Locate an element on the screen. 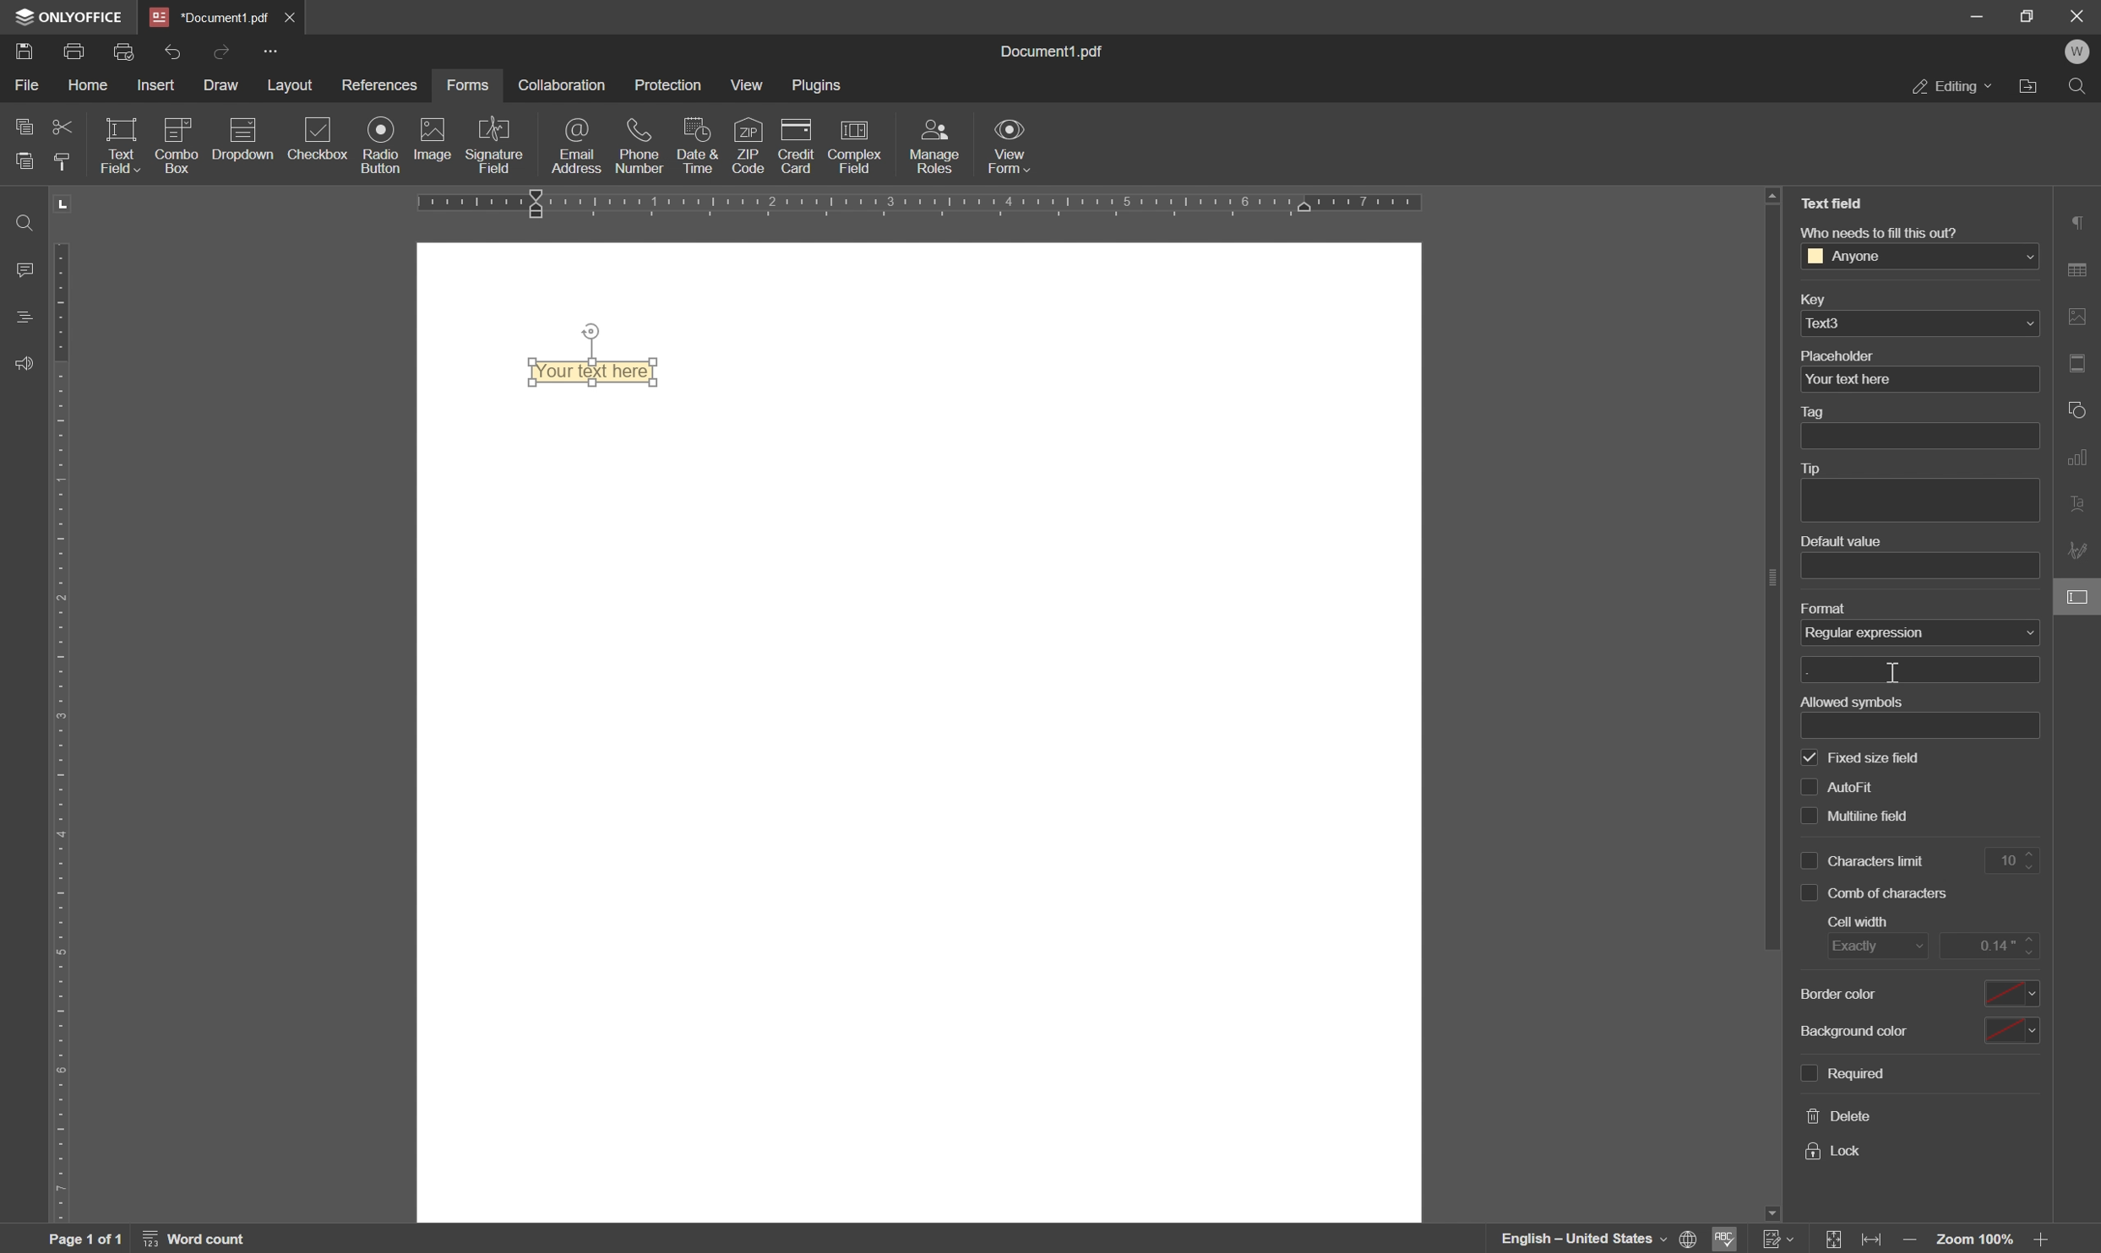 The height and width of the screenshot is (1253, 2101). checkbox is located at coordinates (1811, 757).